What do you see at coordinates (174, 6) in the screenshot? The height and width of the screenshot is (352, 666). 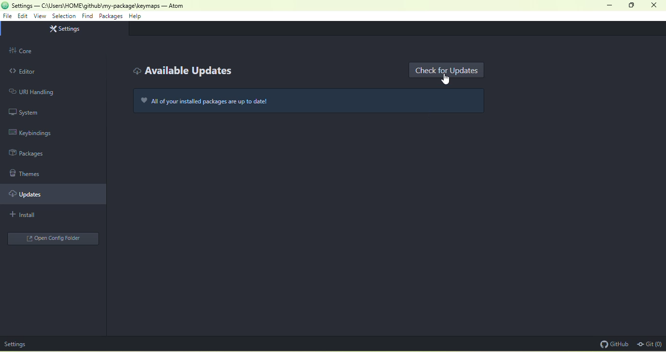 I see `- Atom` at bounding box center [174, 6].